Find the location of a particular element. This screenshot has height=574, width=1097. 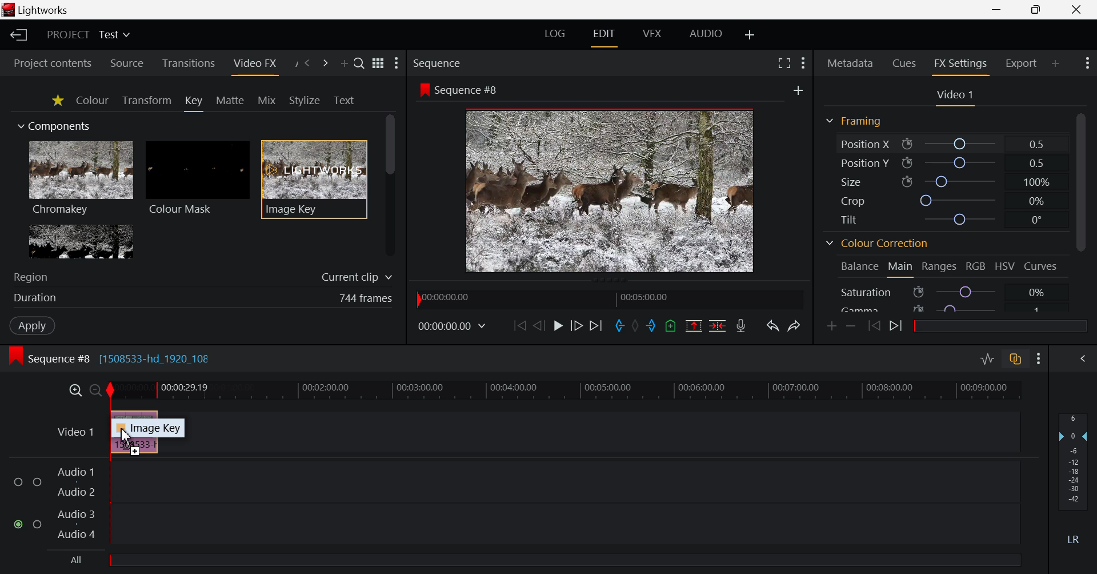

Restore Down is located at coordinates (998, 10).